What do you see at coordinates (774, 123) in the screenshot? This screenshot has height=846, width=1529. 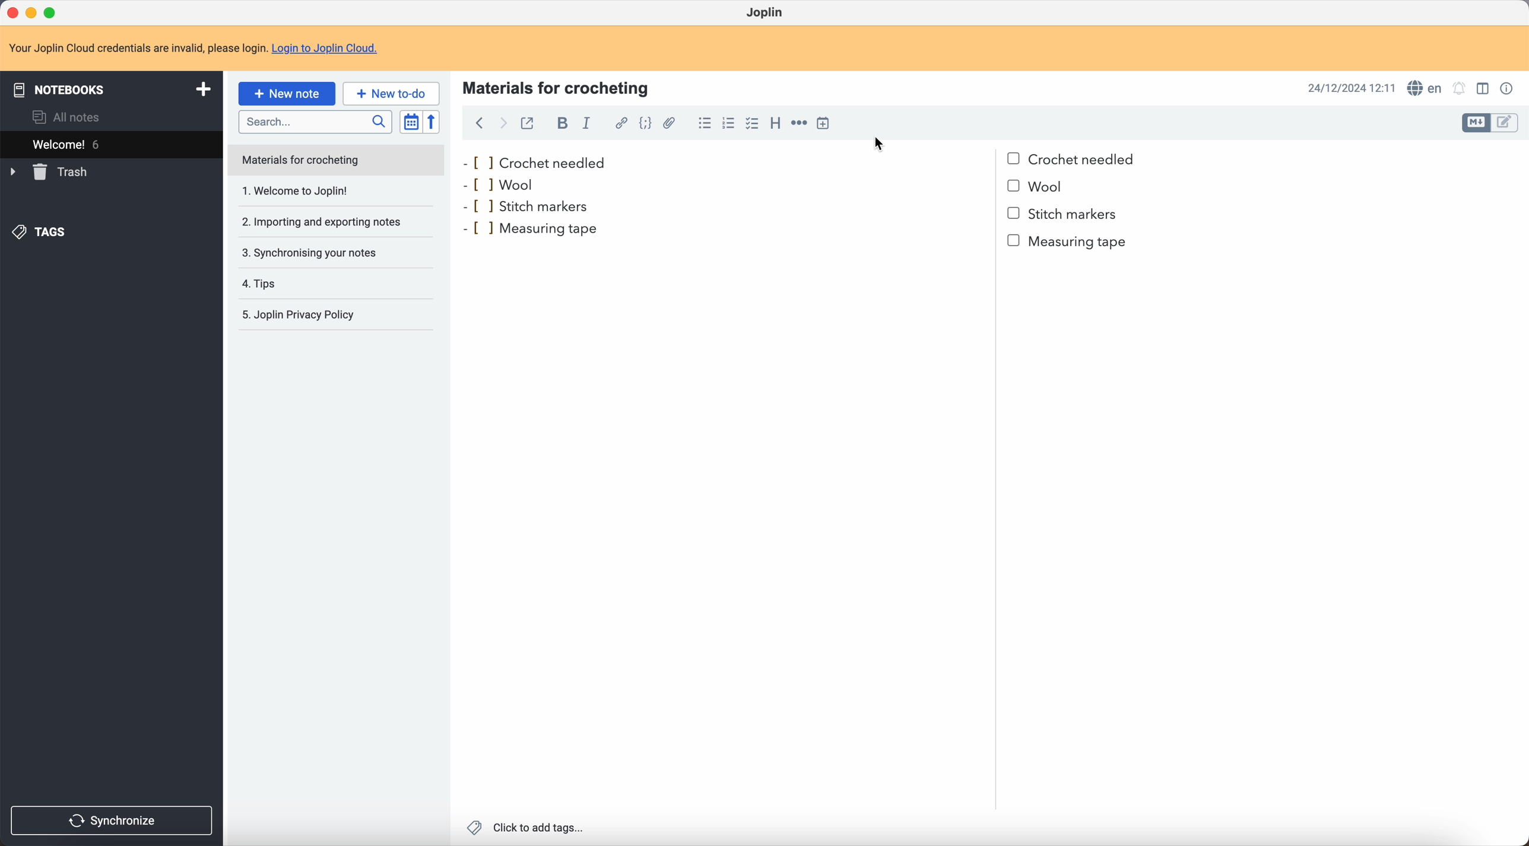 I see `heading` at bounding box center [774, 123].